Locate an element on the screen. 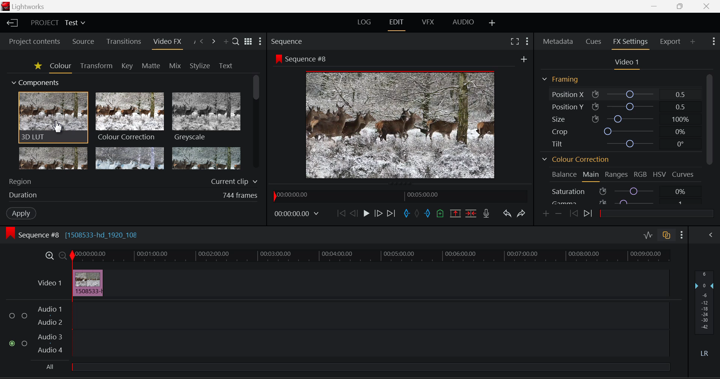 This screenshot has width=720, height=379. Sequence Editing Section is located at coordinates (75, 235).